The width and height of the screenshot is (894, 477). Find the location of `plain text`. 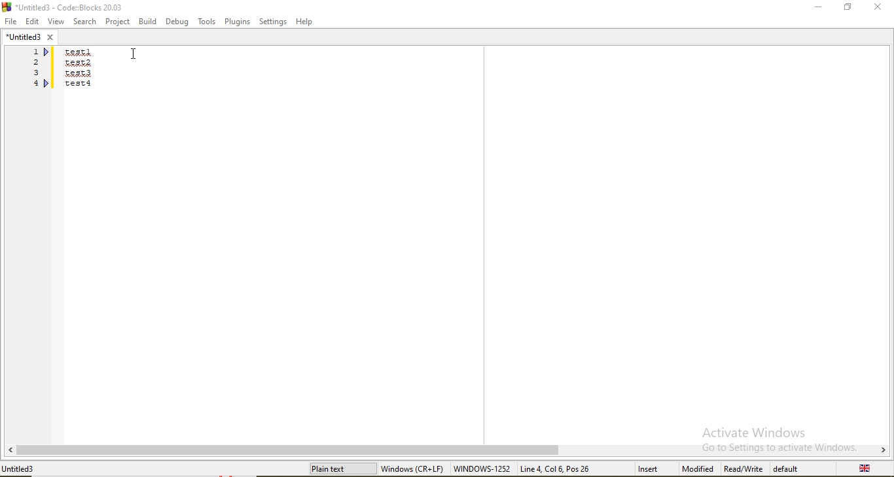

plain text is located at coordinates (342, 469).